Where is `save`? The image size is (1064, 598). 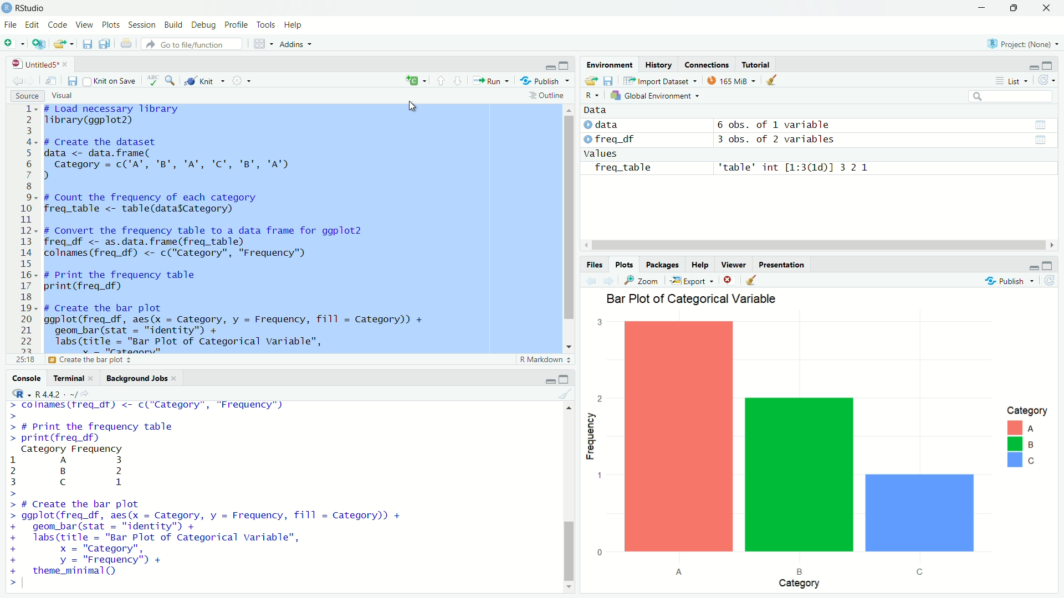
save is located at coordinates (610, 81).